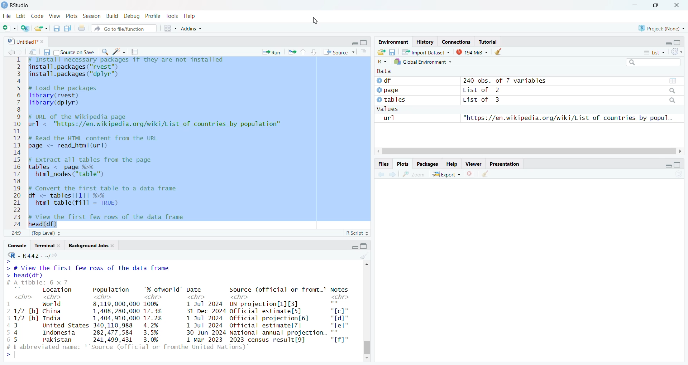 This screenshot has width=688, height=365. Describe the element at coordinates (484, 174) in the screenshot. I see `clear` at that location.